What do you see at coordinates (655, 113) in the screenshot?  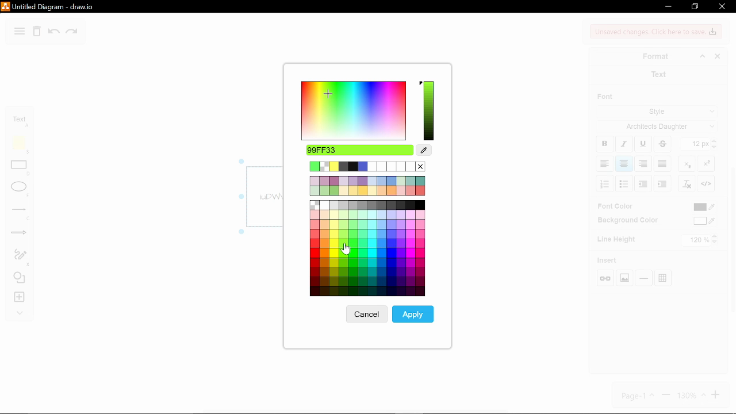 I see `style` at bounding box center [655, 113].